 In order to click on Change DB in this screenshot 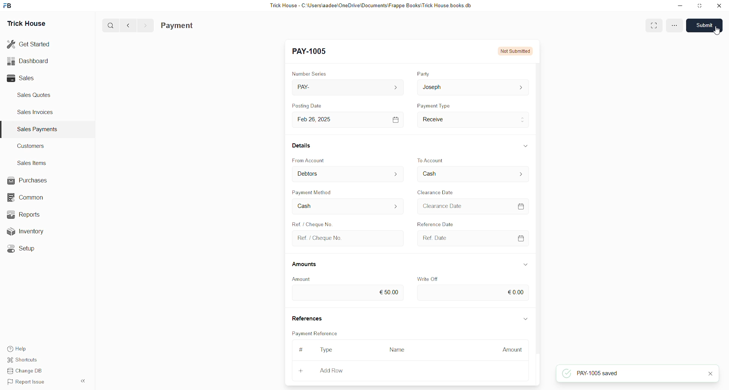, I will do `click(27, 370)`.